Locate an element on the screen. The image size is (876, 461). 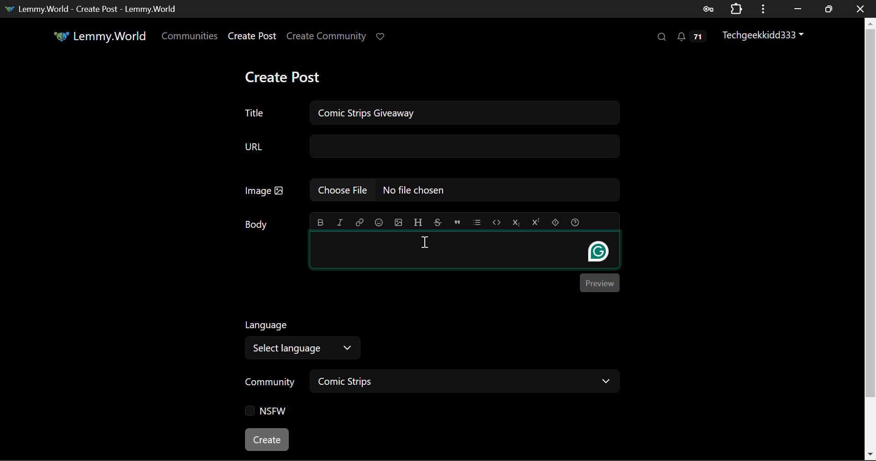
link is located at coordinates (359, 220).